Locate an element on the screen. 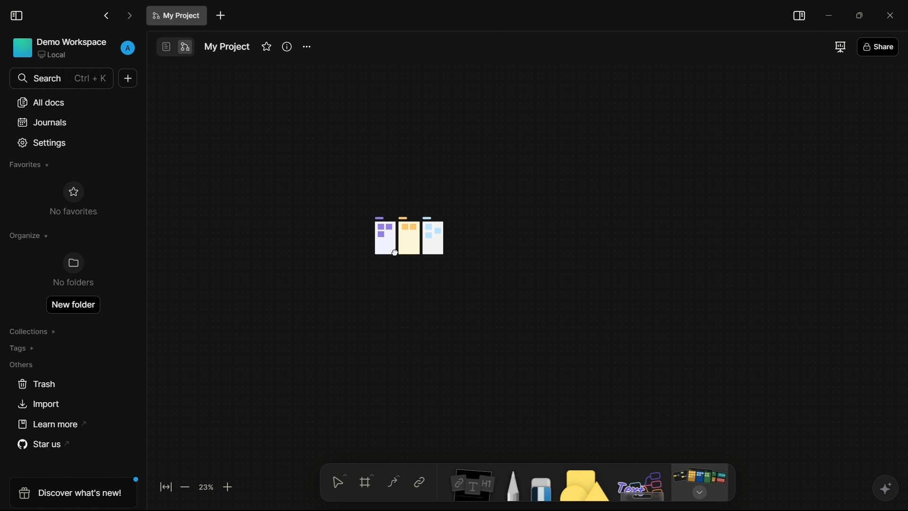 The width and height of the screenshot is (908, 511). link is located at coordinates (419, 482).